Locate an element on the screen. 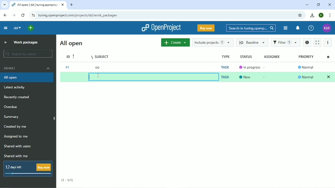  Normal is located at coordinates (306, 77).